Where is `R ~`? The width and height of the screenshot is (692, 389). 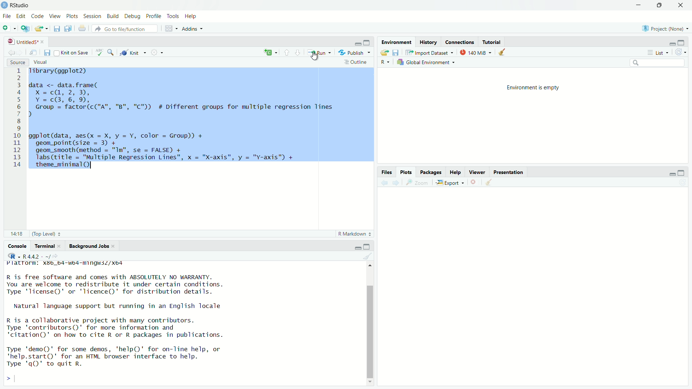
R ~ is located at coordinates (386, 61).